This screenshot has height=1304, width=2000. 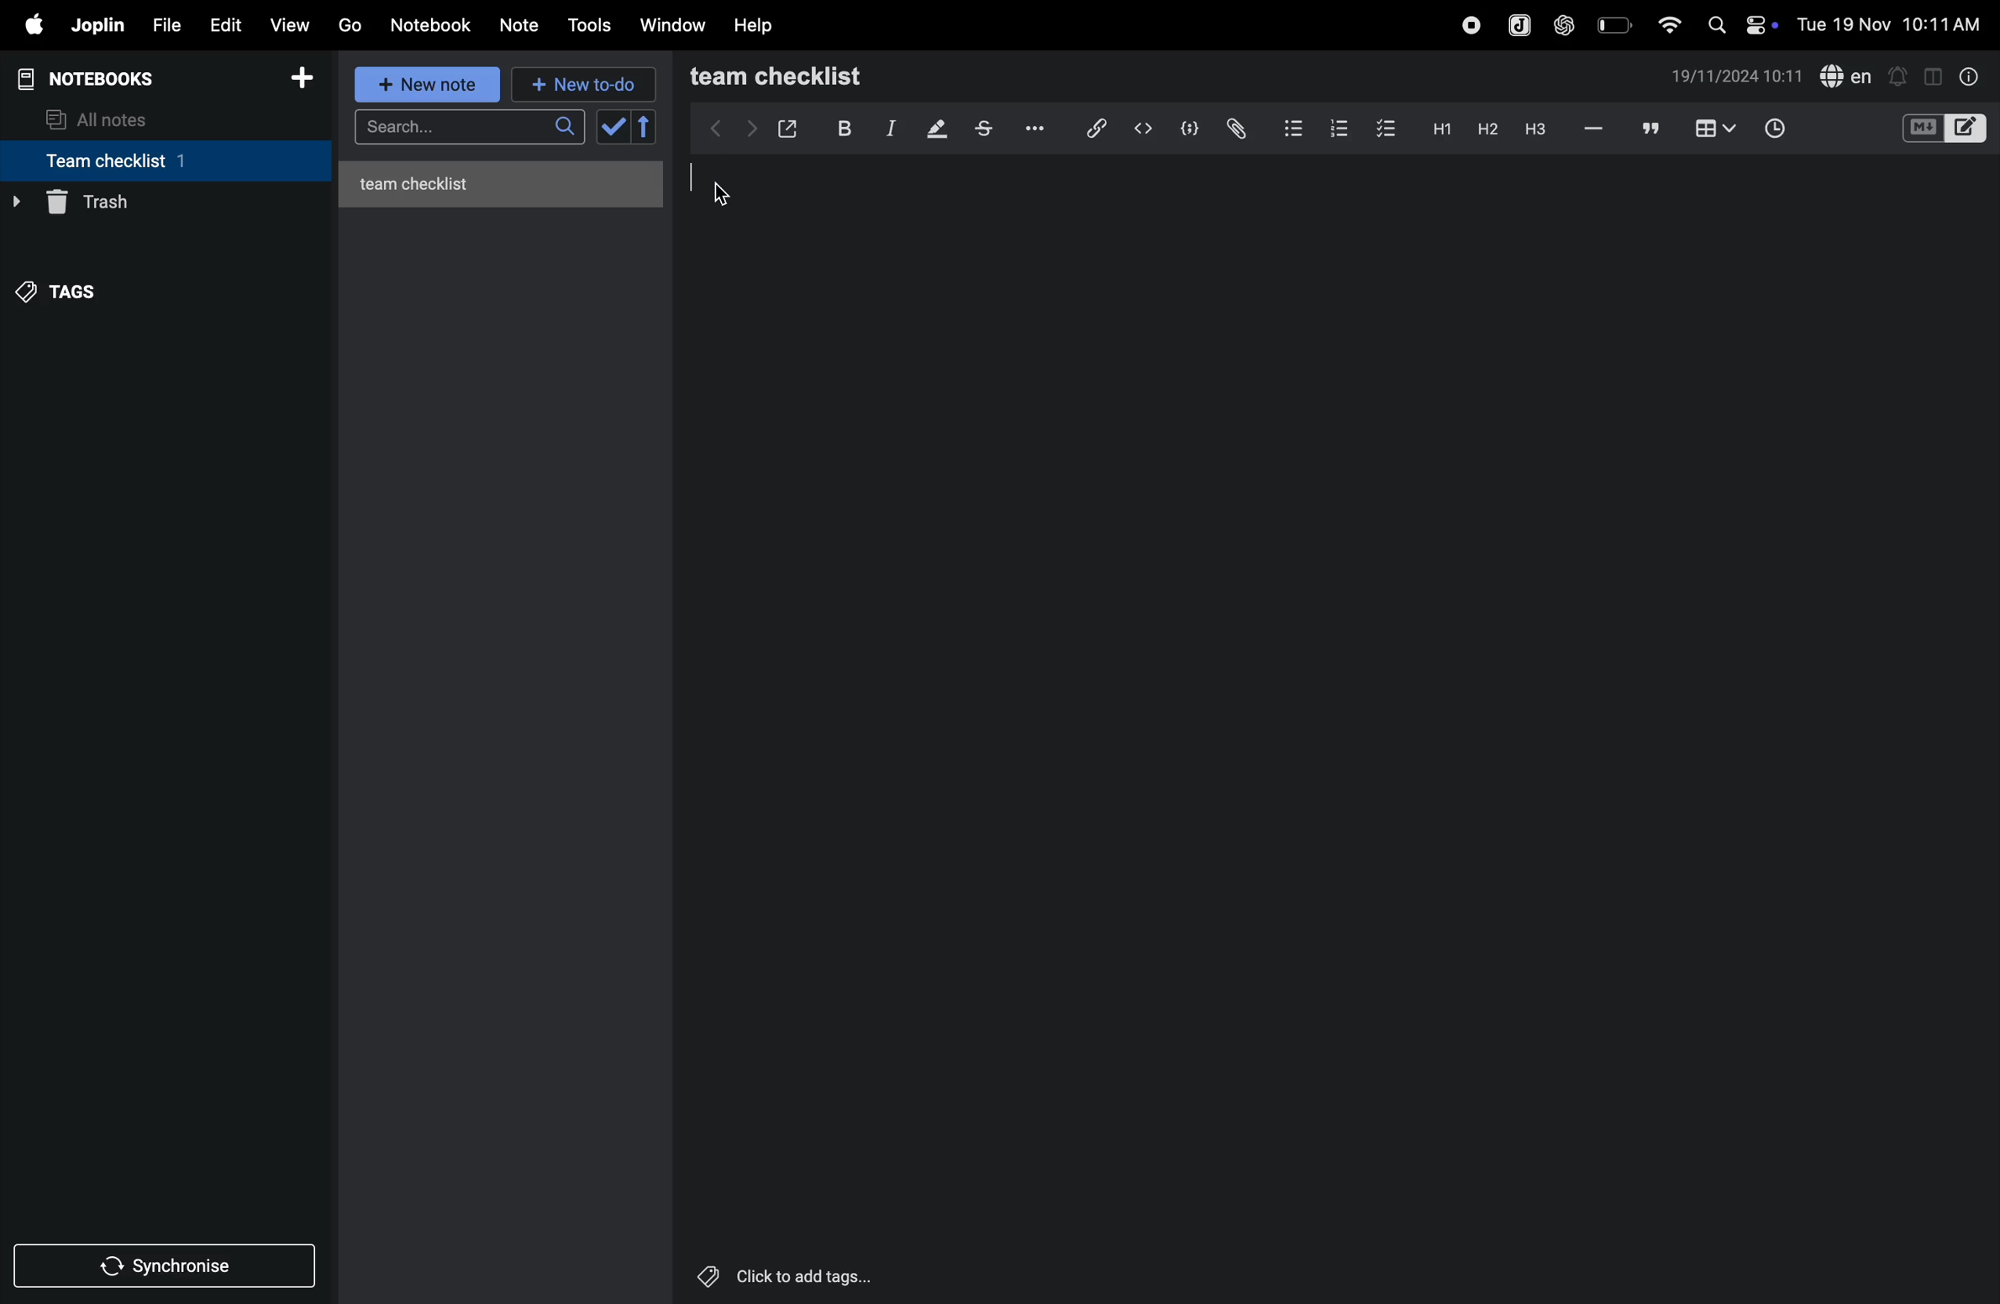 I want to click on add, so click(x=309, y=78).